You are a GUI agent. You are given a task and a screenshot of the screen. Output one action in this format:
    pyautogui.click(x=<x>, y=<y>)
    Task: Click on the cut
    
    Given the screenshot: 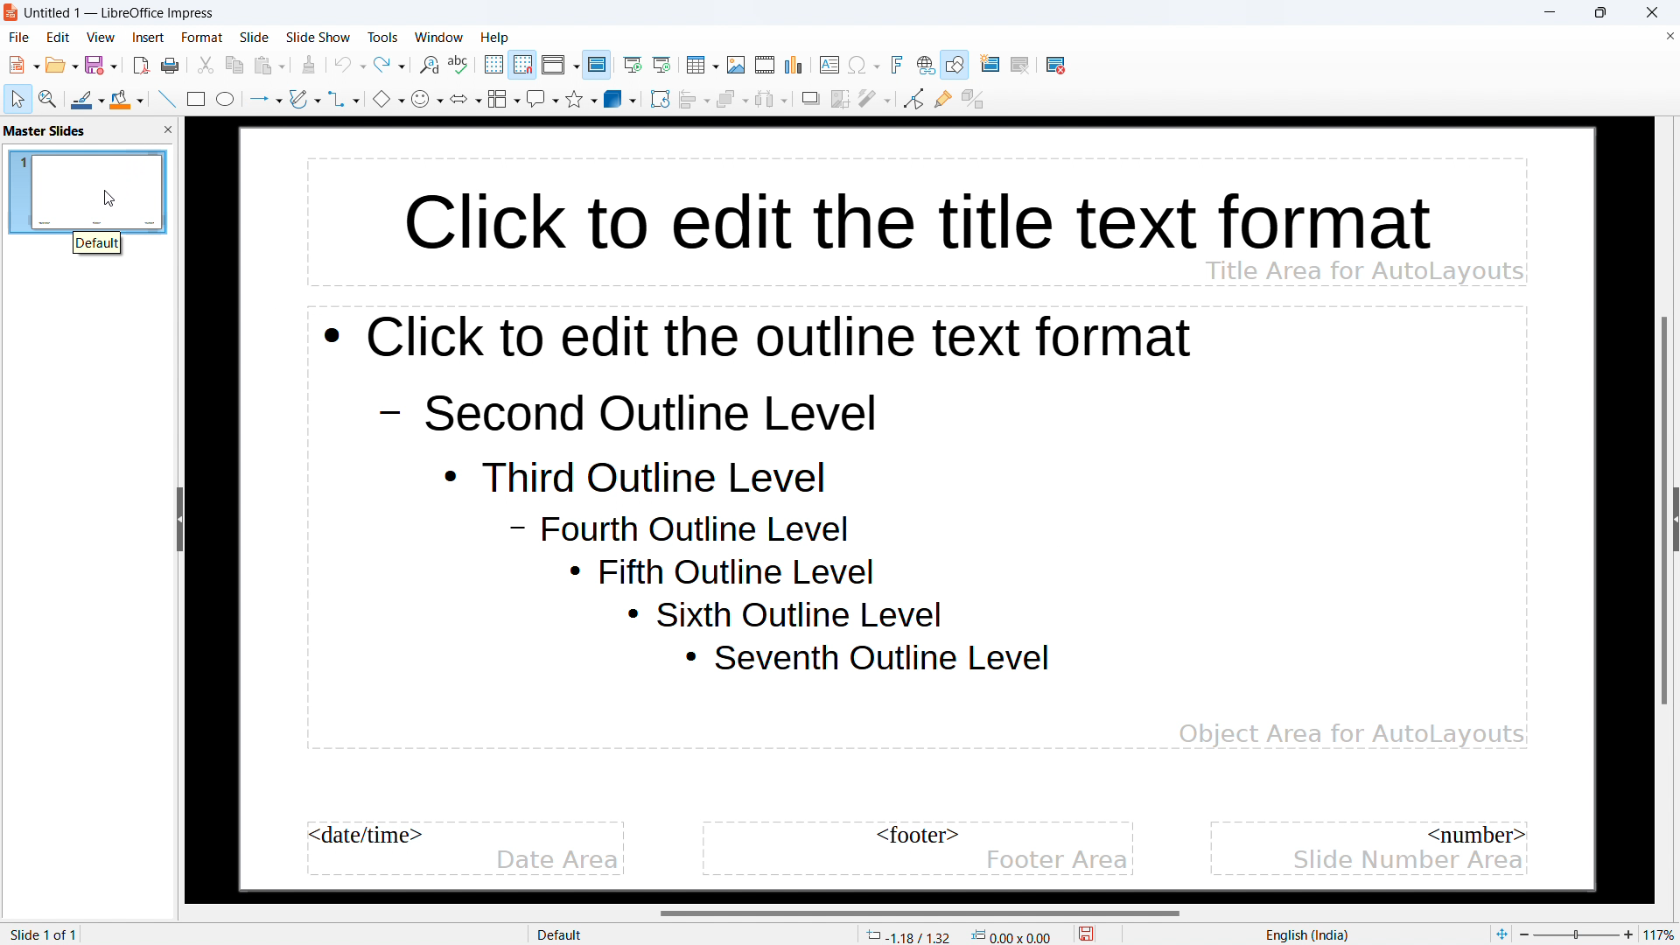 What is the action you would take?
    pyautogui.click(x=206, y=66)
    